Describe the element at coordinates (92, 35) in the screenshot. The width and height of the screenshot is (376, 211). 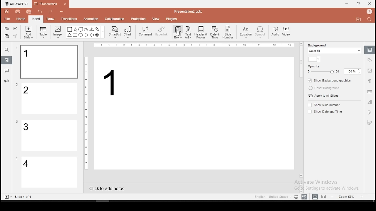
I see `Arrow Left` at that location.